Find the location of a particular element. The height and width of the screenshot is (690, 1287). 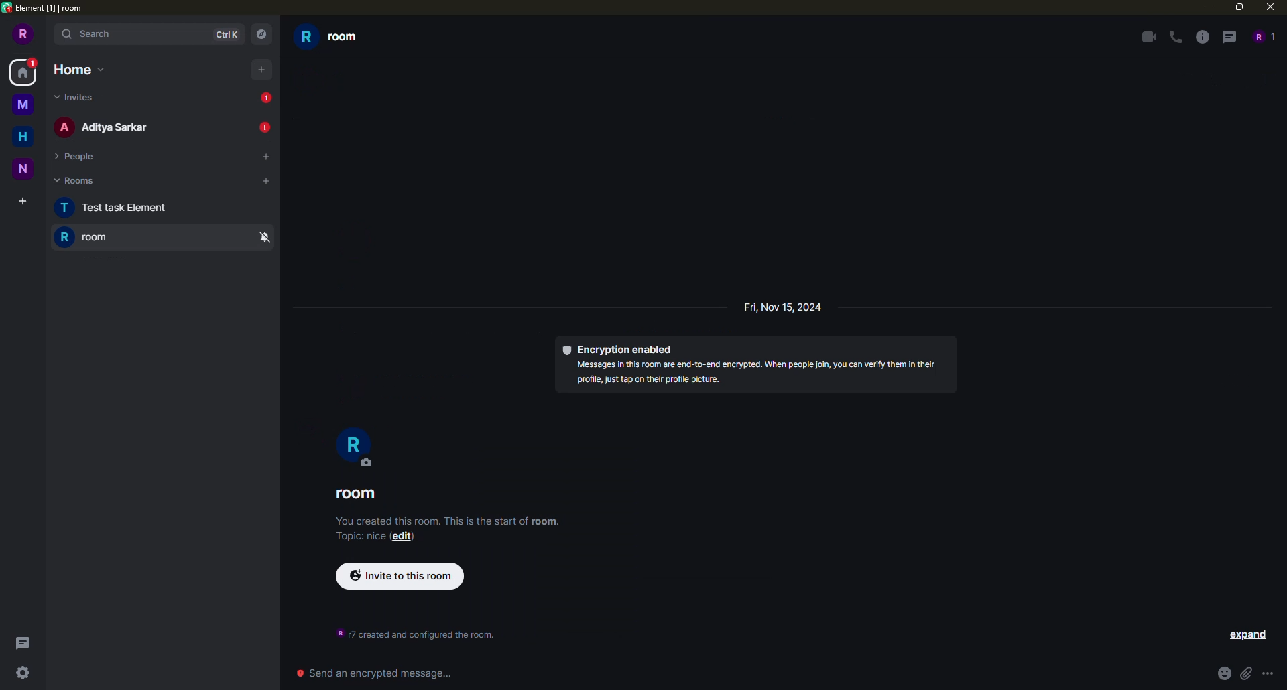

invite to room is located at coordinates (401, 575).